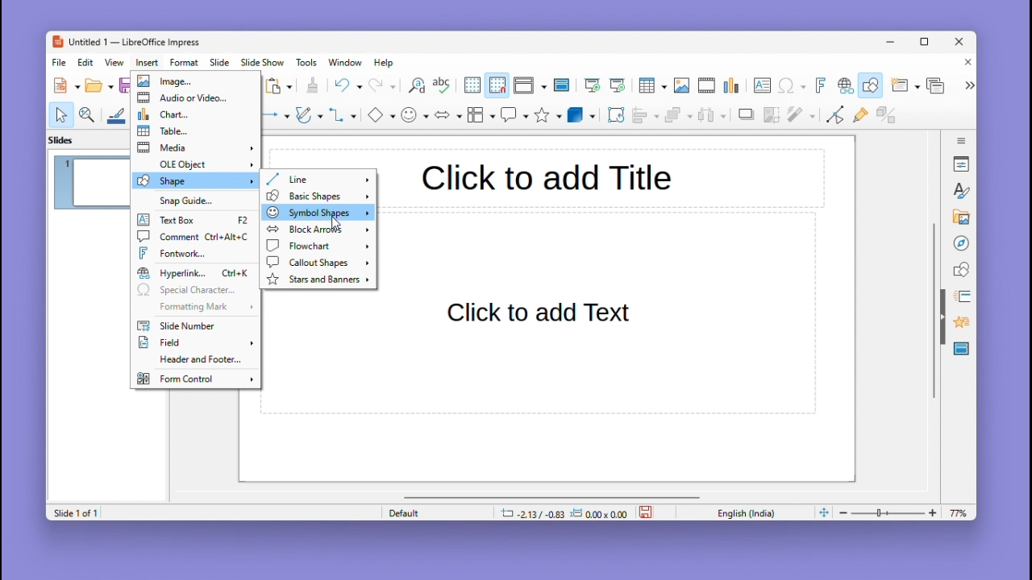 The height and width of the screenshot is (580, 1032). Describe the element at coordinates (280, 86) in the screenshot. I see `paste` at that location.